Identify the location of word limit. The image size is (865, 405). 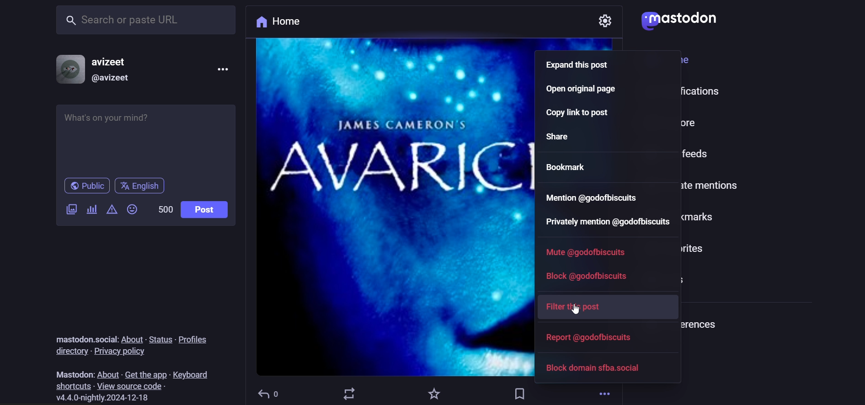
(166, 210).